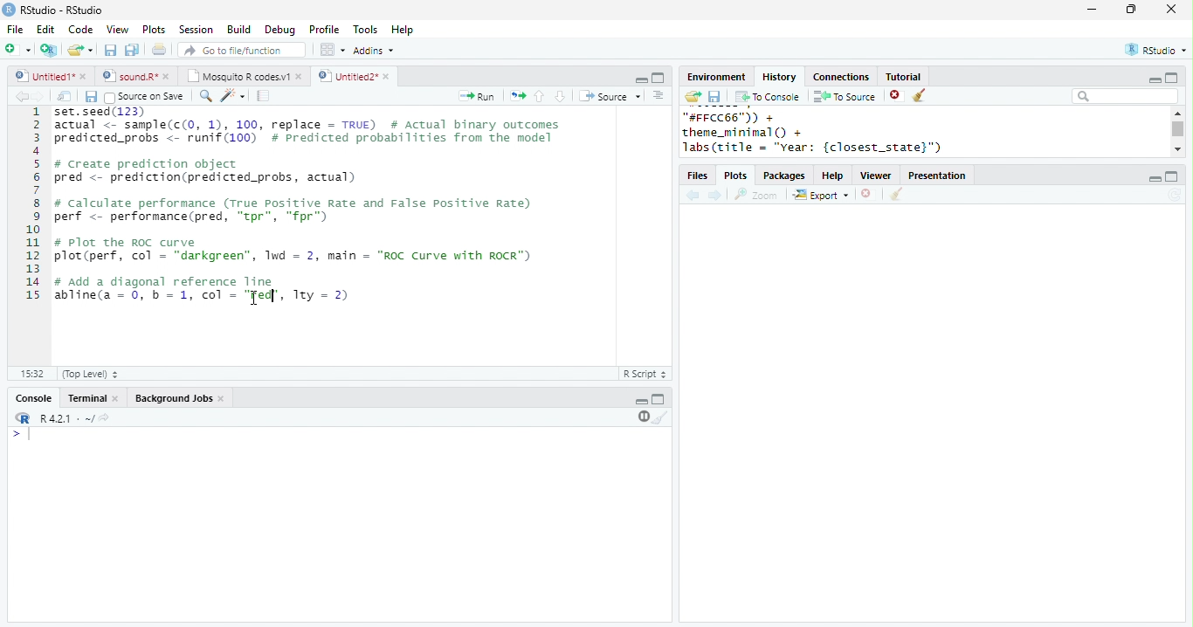  I want to click on save all, so click(132, 50).